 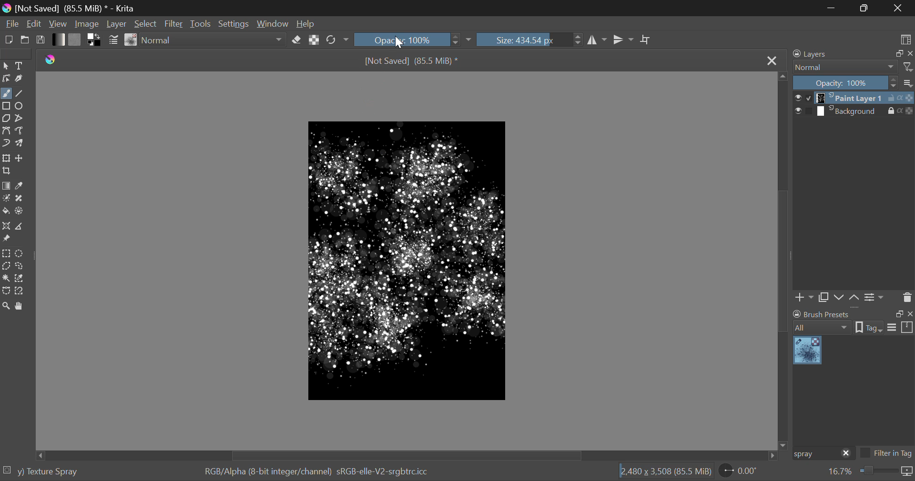 I want to click on Fill, so click(x=6, y=211).